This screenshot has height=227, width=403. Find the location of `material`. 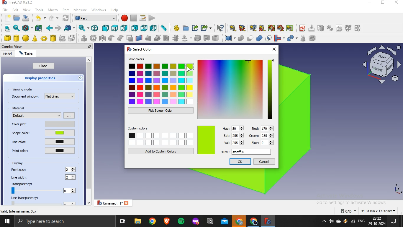

material is located at coordinates (19, 108).